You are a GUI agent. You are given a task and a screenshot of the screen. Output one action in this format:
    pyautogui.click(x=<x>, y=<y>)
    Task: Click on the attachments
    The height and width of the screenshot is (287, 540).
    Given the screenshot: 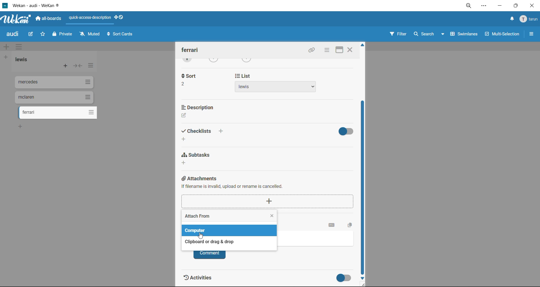 What is the action you would take?
    pyautogui.click(x=270, y=192)
    